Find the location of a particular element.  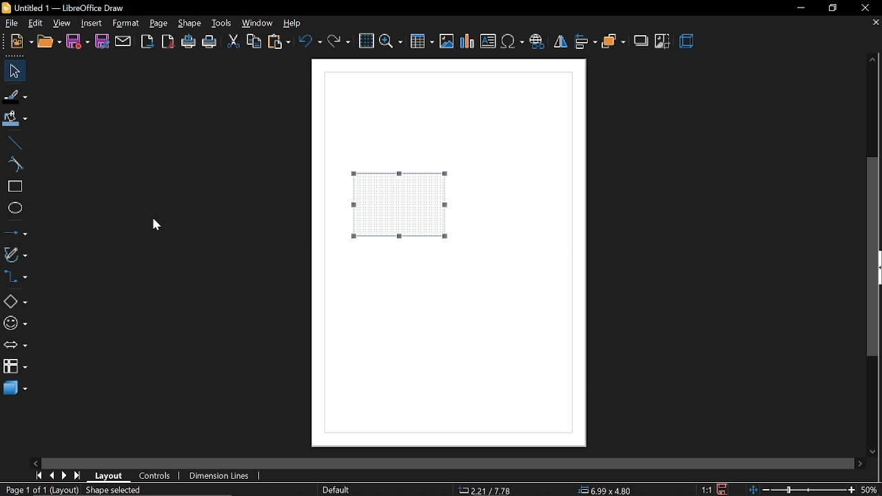

arrange is located at coordinates (613, 42).